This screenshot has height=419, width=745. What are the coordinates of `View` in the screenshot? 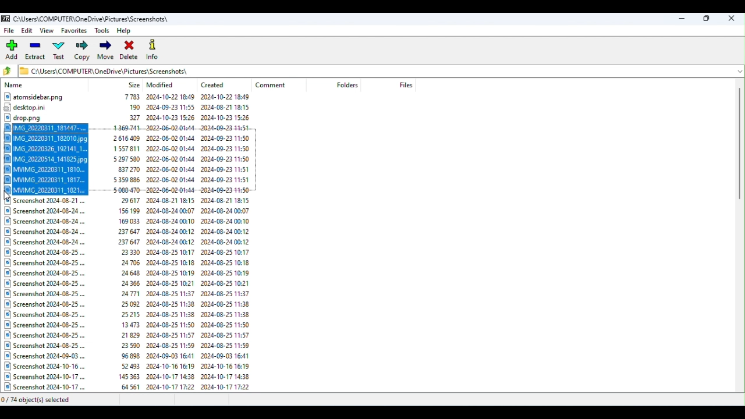 It's located at (48, 31).